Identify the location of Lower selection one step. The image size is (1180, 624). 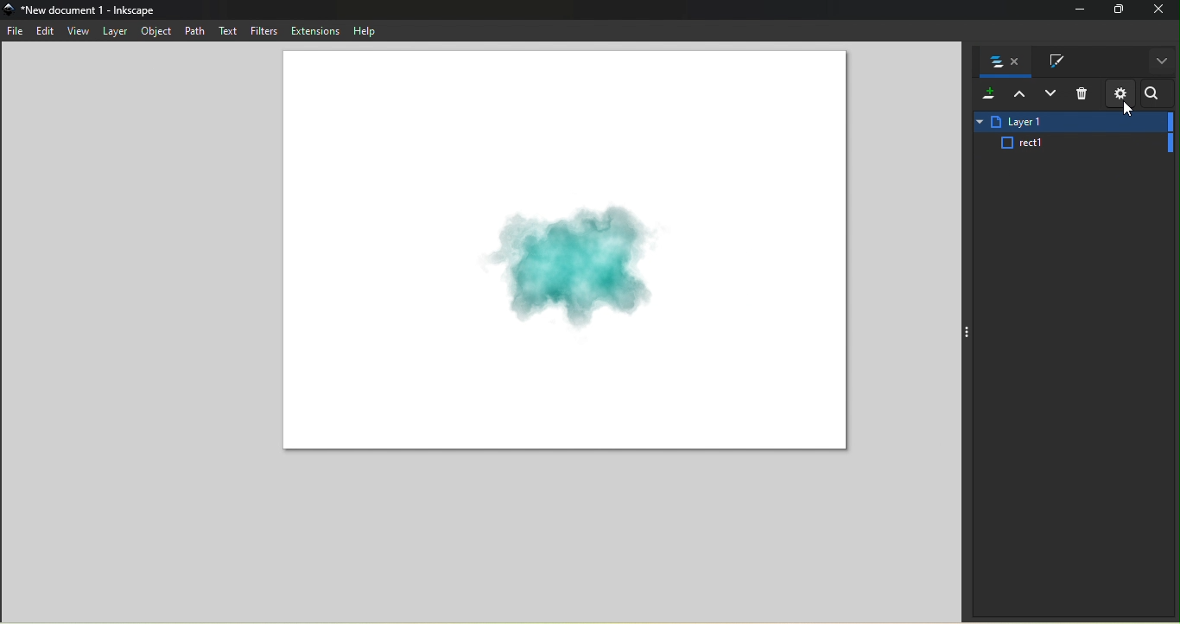
(1050, 95).